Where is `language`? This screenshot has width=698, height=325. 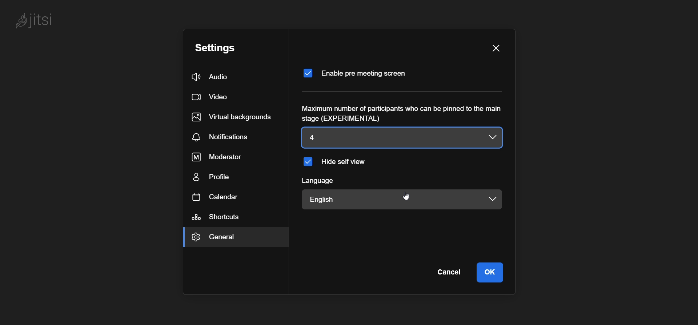 language is located at coordinates (318, 180).